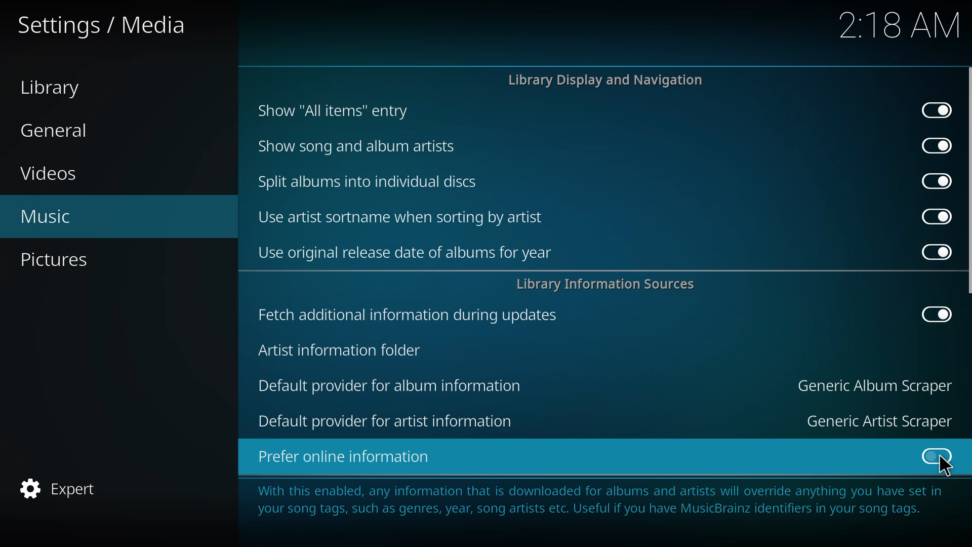 This screenshot has width=972, height=547. I want to click on settings media, so click(105, 26).